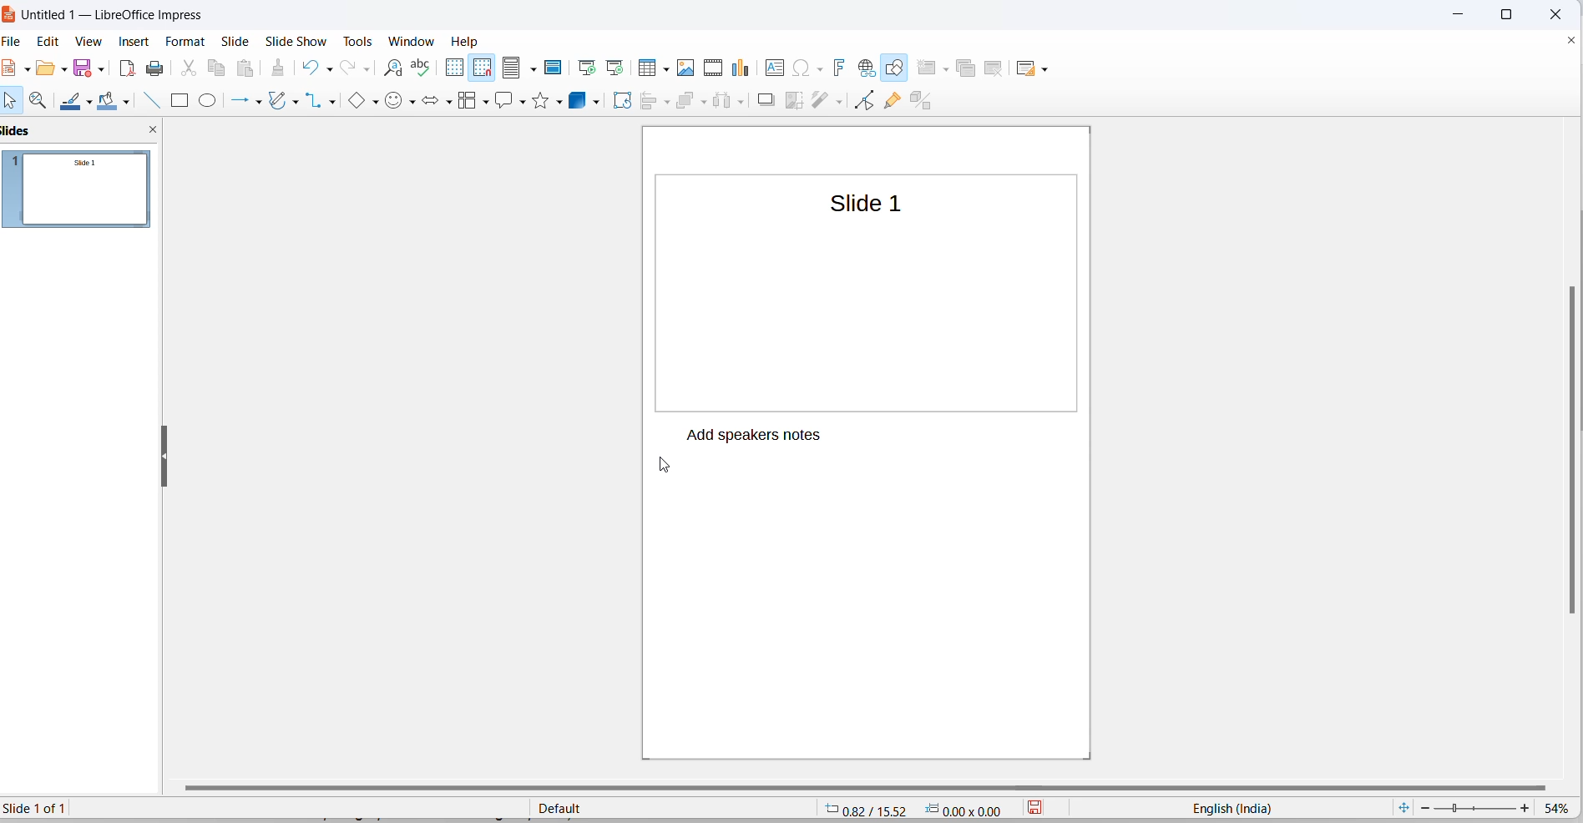 The image size is (1583, 823). What do you see at coordinates (413, 104) in the screenshot?
I see `symbol shapes options` at bounding box center [413, 104].